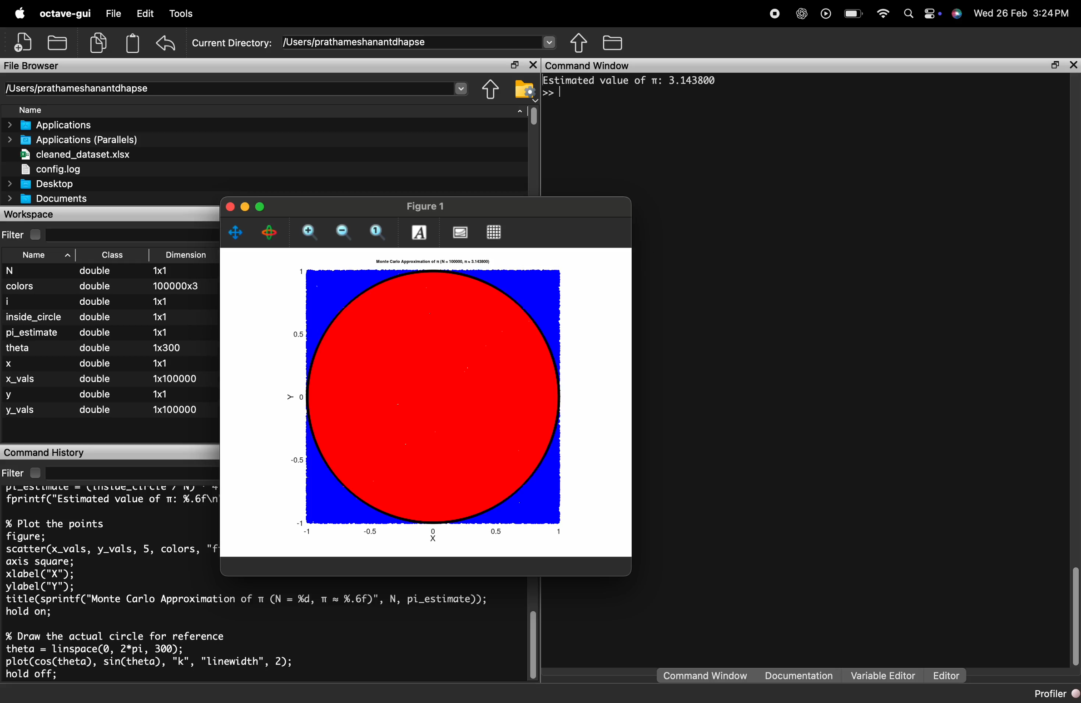 The width and height of the screenshot is (1081, 703). I want to click on Tap text, so click(563, 92).